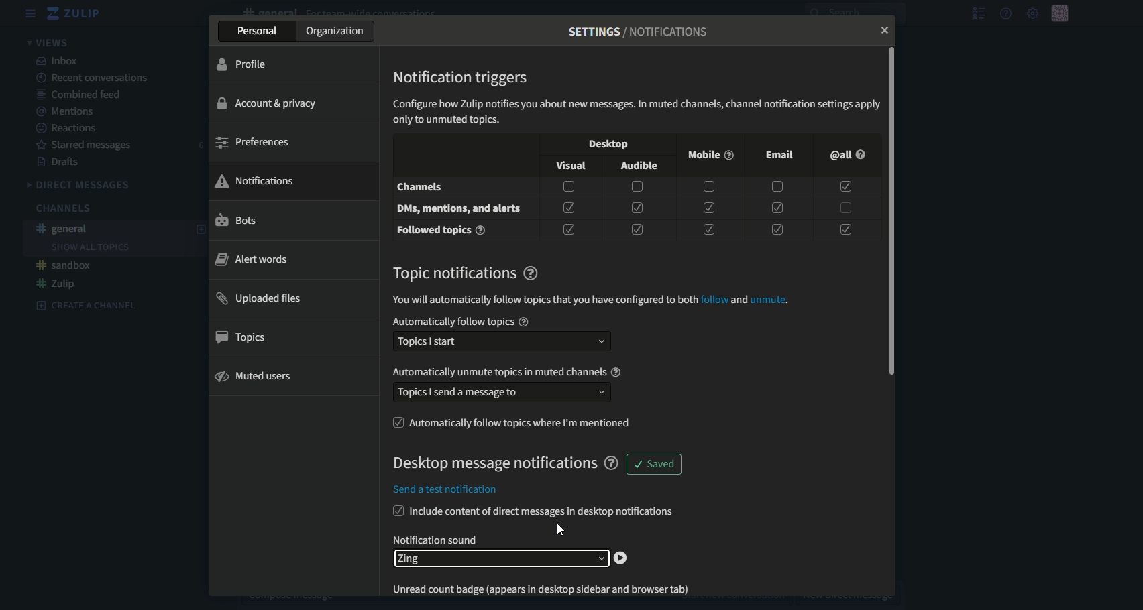  Describe the element at coordinates (569, 230) in the screenshot. I see `checkbox` at that location.